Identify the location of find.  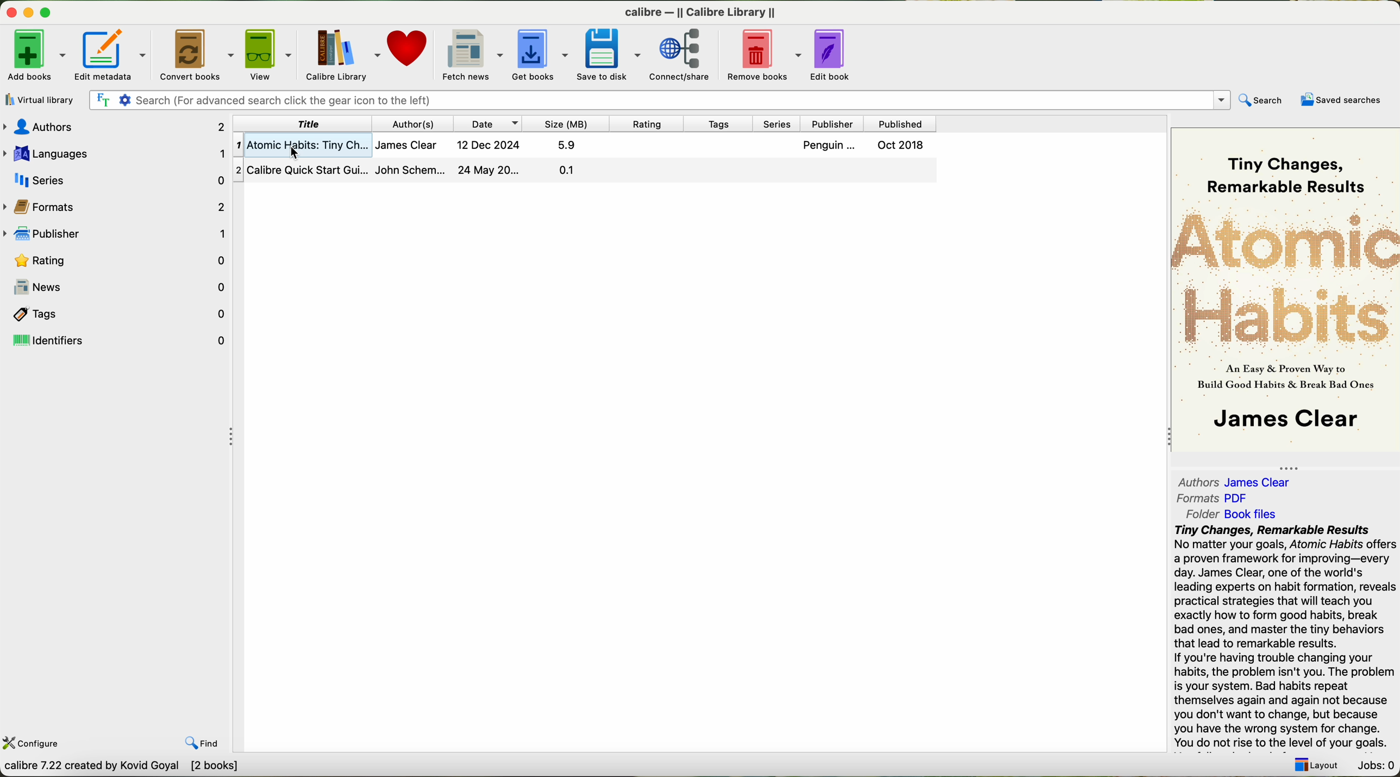
(202, 743).